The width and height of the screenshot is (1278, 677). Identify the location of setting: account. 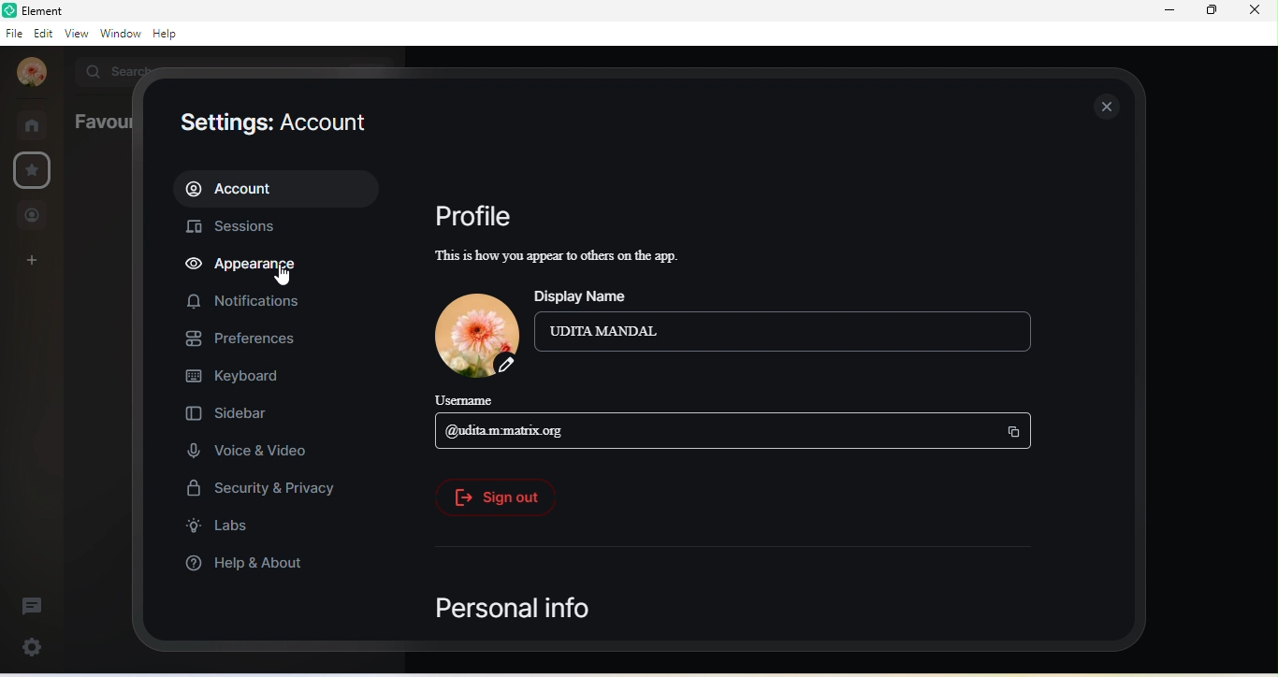
(274, 124).